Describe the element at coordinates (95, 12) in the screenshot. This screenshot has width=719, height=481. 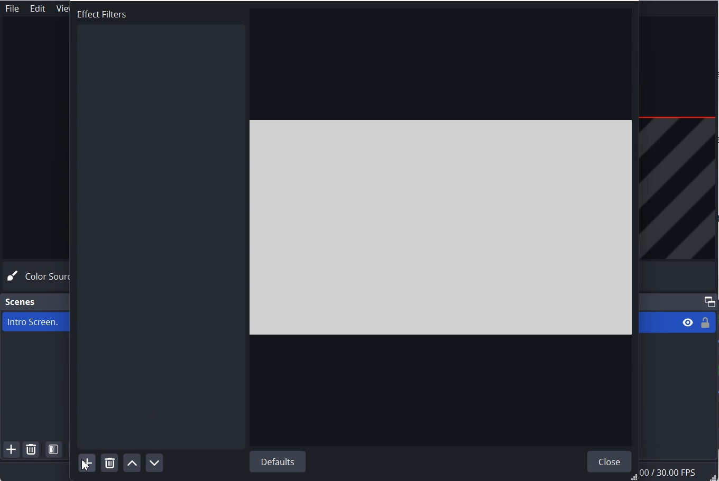
I see `Text` at that location.